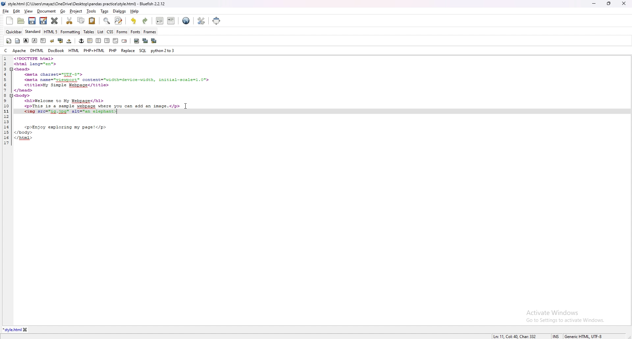 The width and height of the screenshot is (632, 339). I want to click on style.htm| (C:A\Users\mayaz\OneDrive\Desktop\pandas practice\style.html) - Bluefish 2.2.12, so click(88, 4).